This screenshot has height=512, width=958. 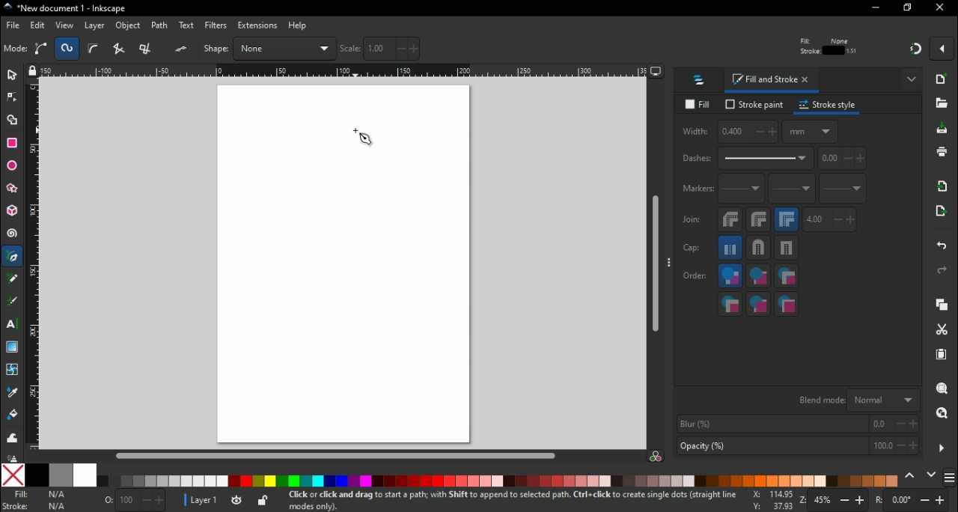 I want to click on rectangle tool, so click(x=13, y=143).